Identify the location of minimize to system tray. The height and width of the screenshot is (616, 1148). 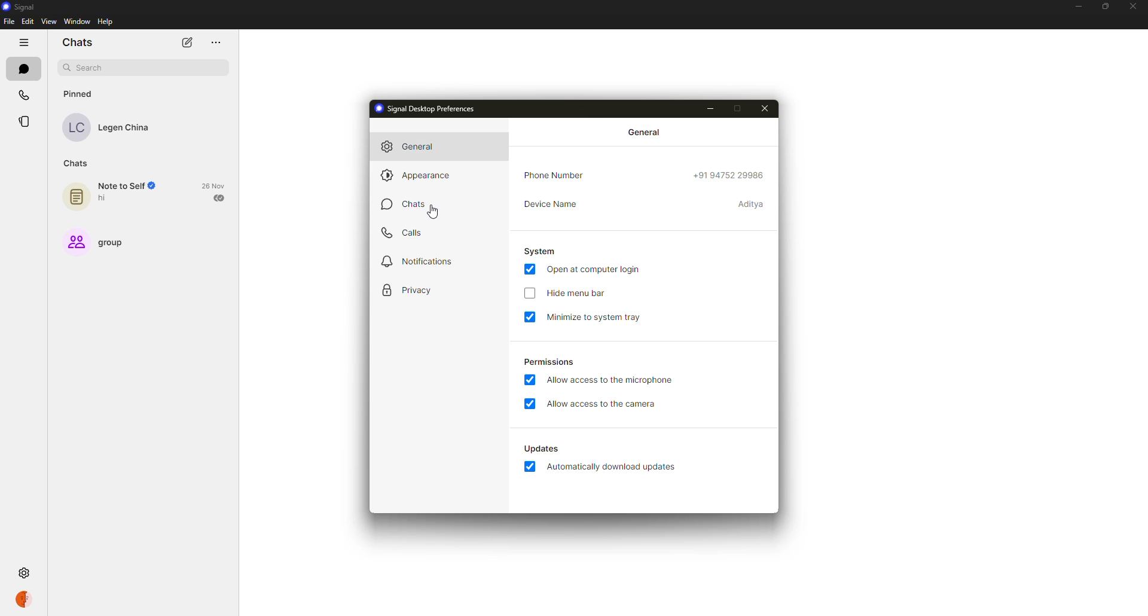
(597, 317).